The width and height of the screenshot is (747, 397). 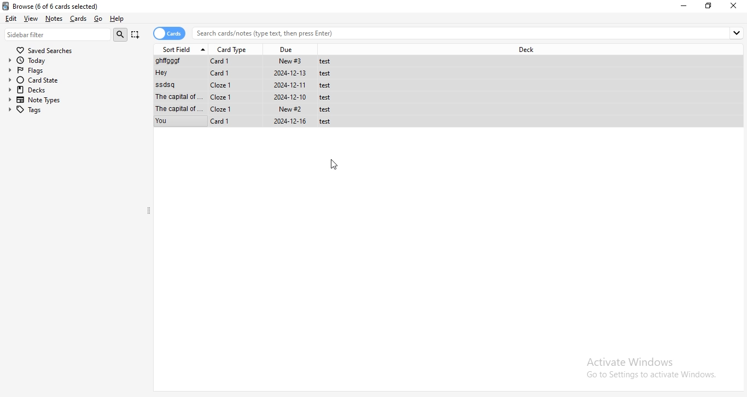 I want to click on flags, so click(x=72, y=71).